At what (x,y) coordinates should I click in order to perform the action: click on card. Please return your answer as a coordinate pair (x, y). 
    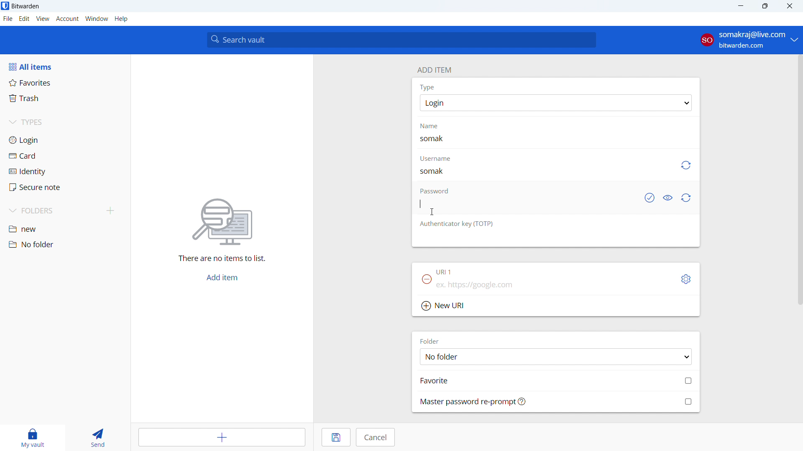
    Looking at the image, I should click on (65, 156).